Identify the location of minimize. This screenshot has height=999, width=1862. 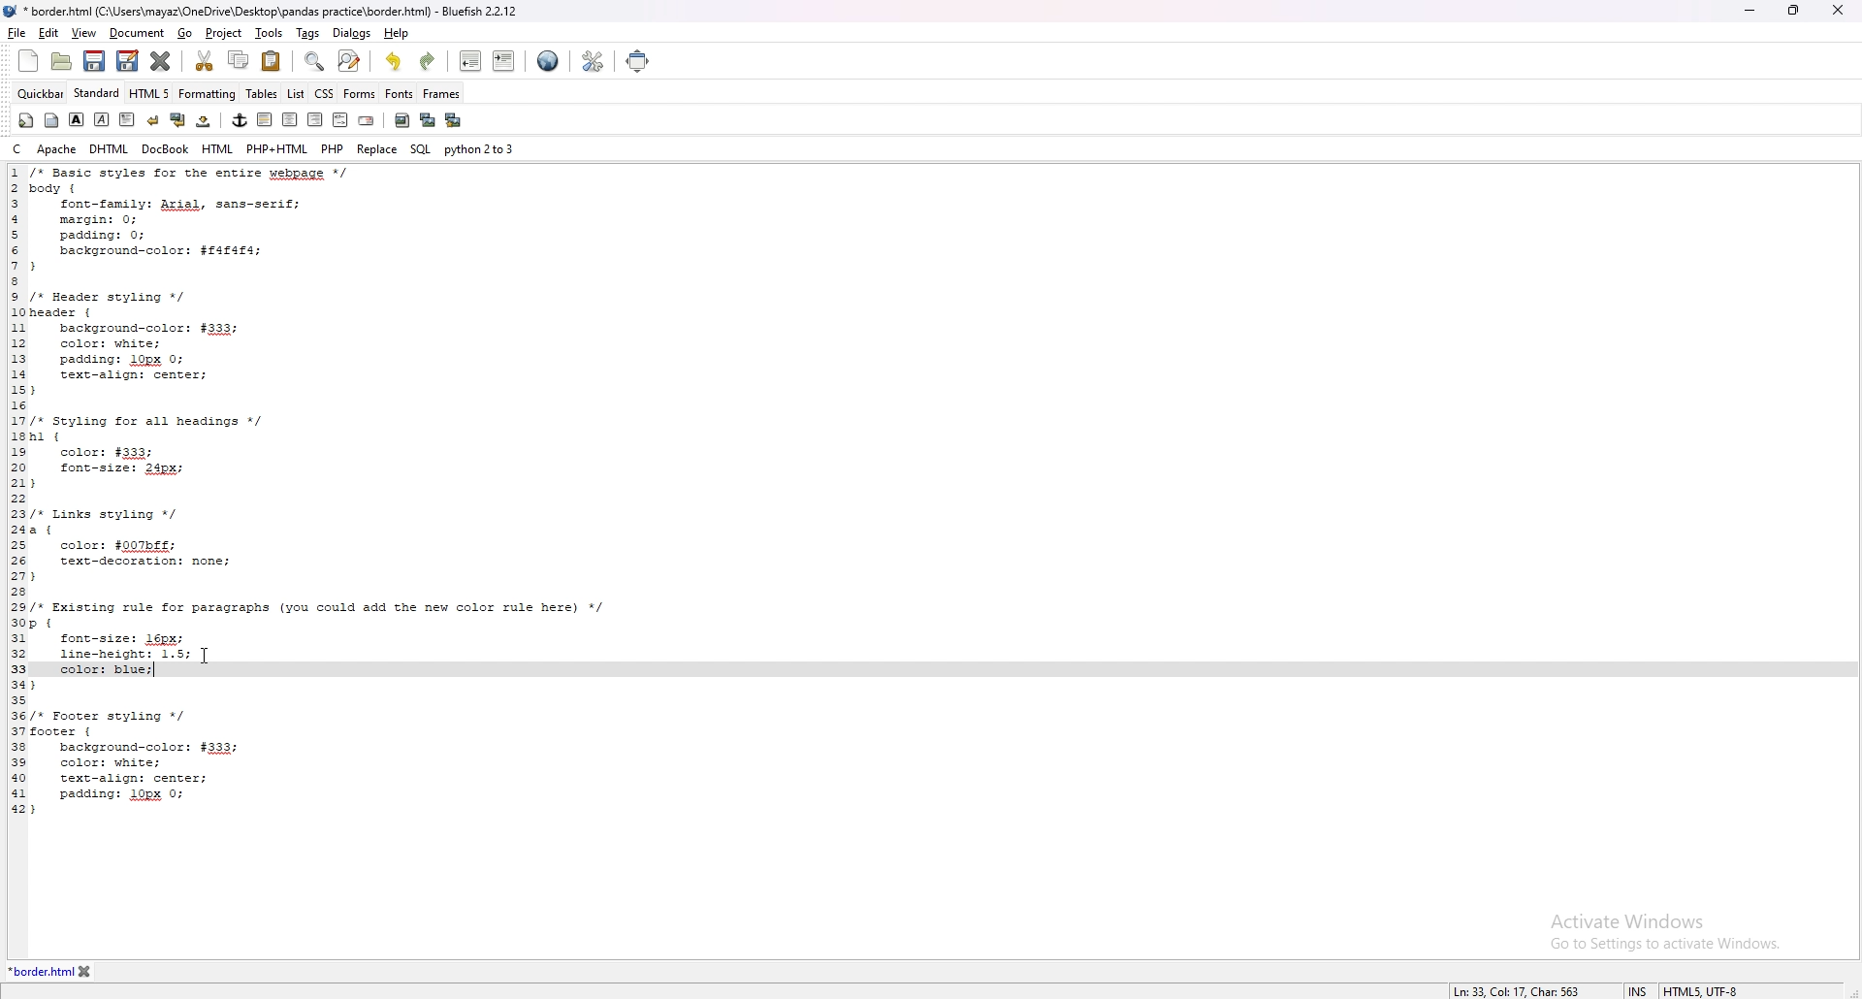
(1751, 10).